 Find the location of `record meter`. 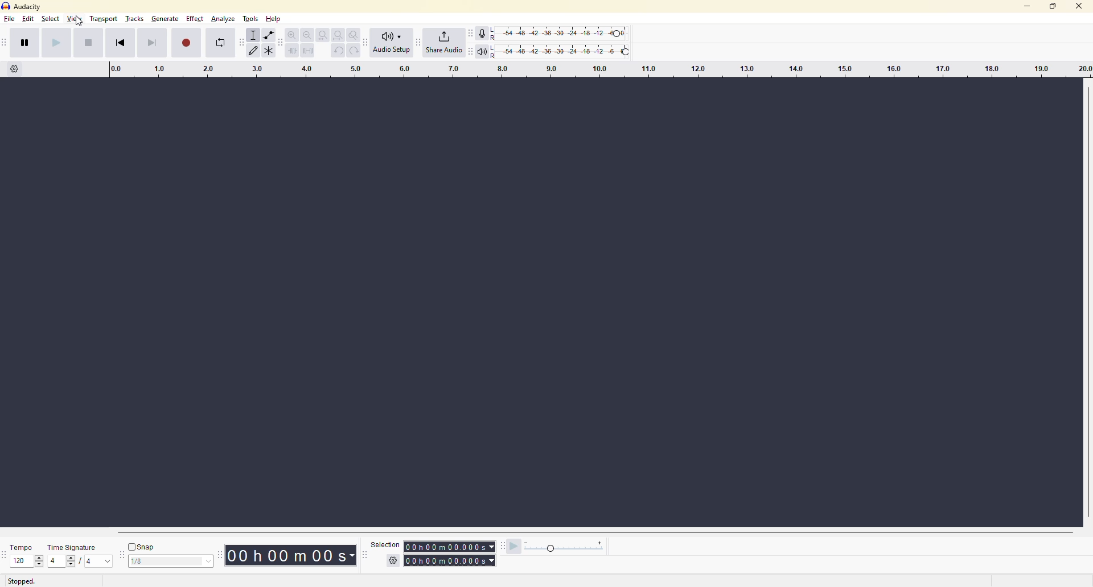

record meter is located at coordinates (486, 32).